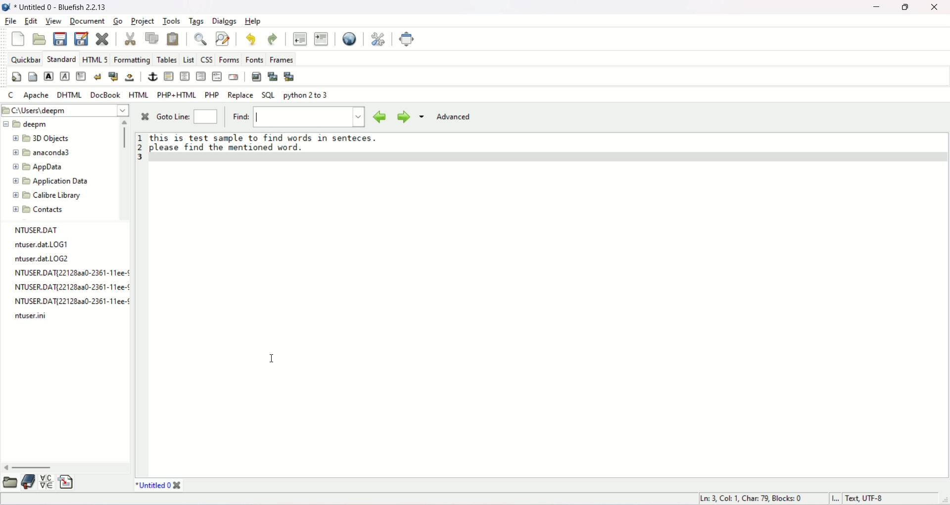  I want to click on insert image, so click(256, 76).